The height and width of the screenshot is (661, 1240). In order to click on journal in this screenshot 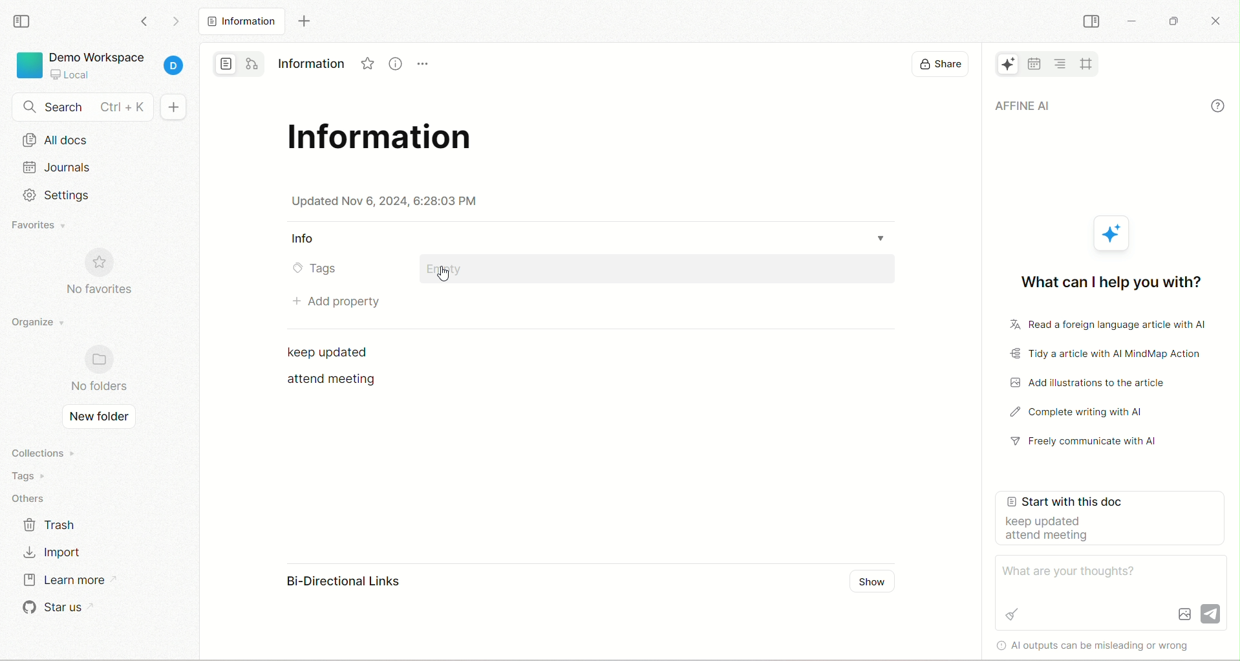, I will do `click(100, 171)`.